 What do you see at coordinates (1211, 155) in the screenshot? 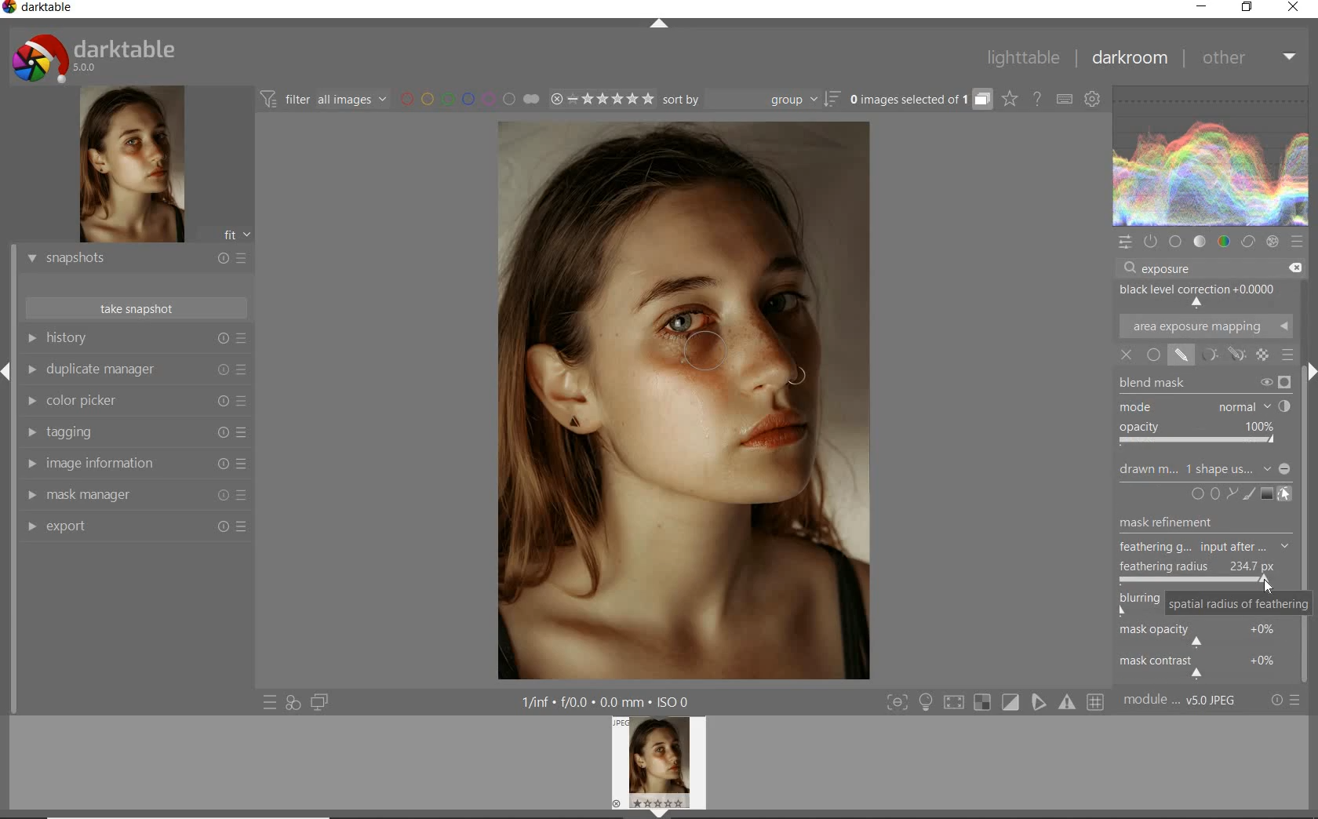
I see `WAVEFORM` at bounding box center [1211, 155].